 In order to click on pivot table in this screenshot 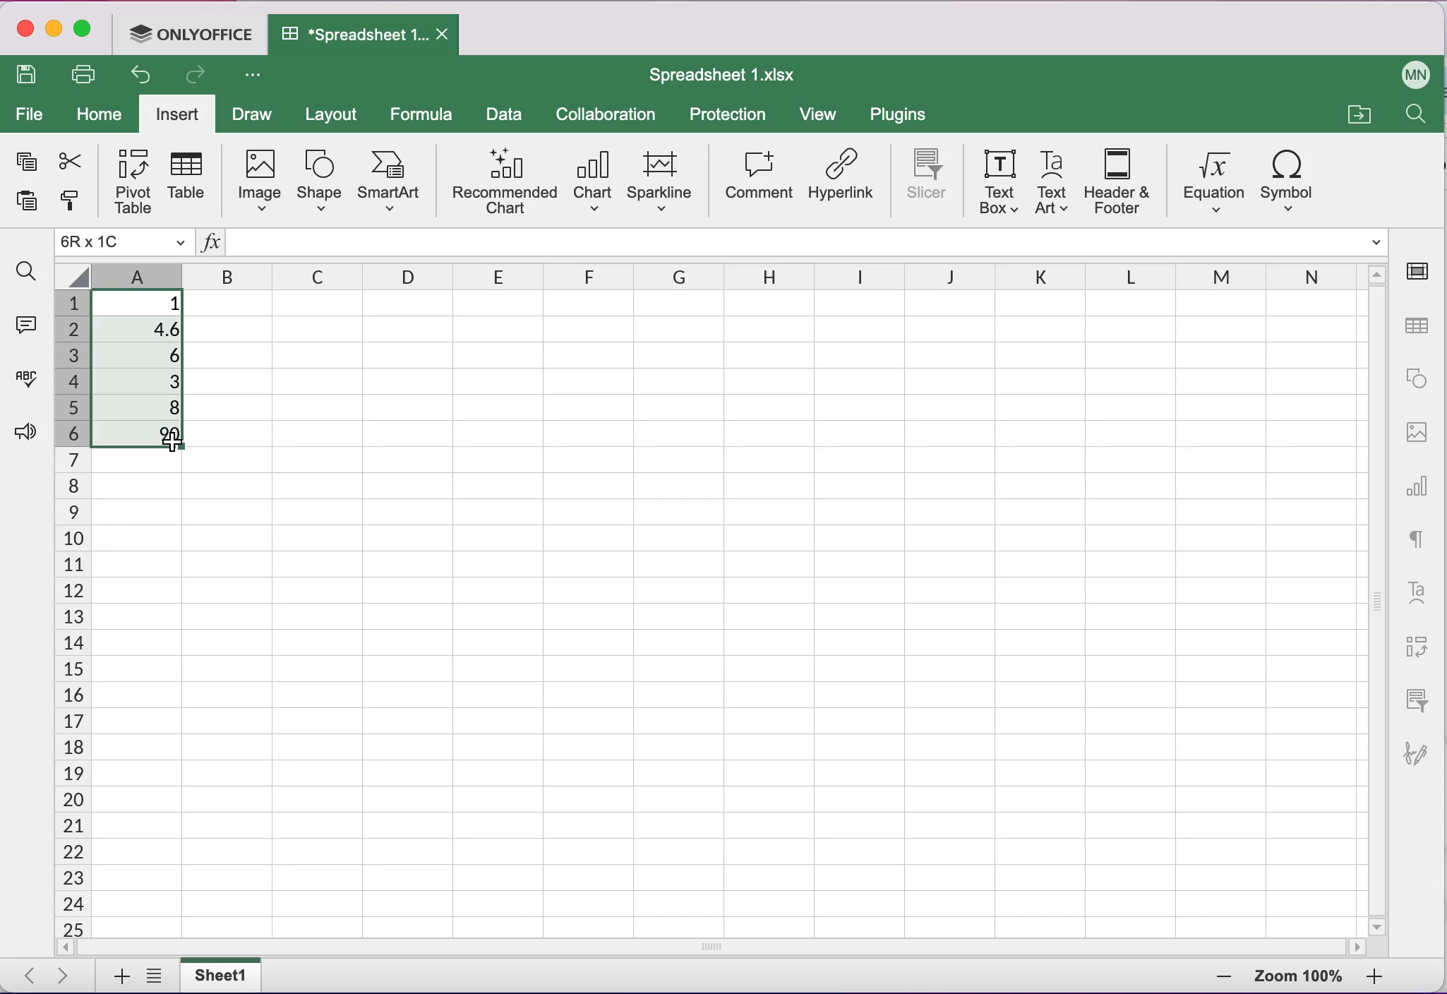, I will do `click(128, 181)`.